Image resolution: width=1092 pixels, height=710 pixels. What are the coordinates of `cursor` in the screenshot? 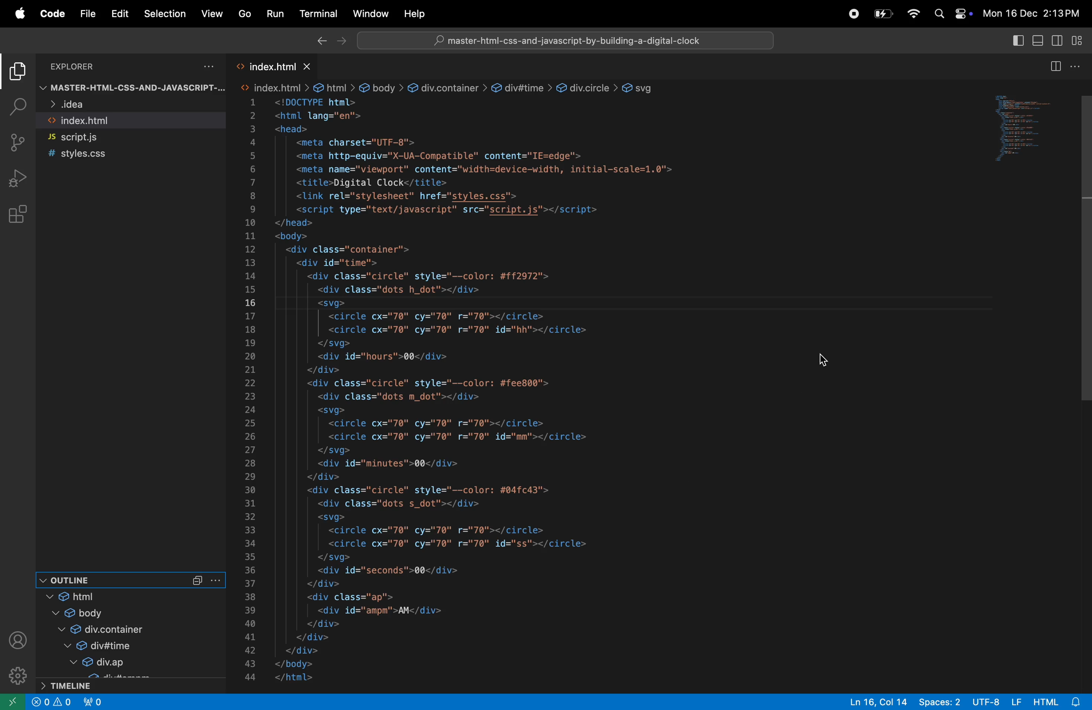 It's located at (824, 360).